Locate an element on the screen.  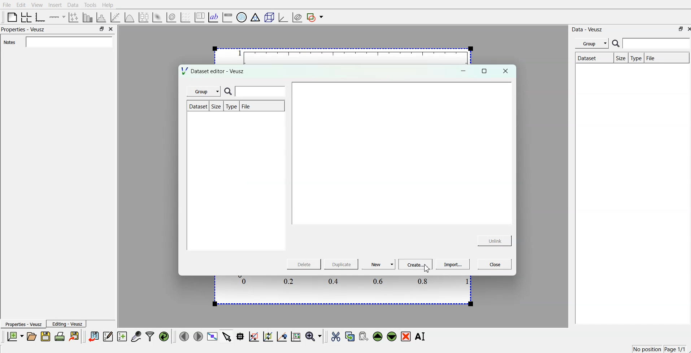
click to zoom out graph axes is located at coordinates (268, 337).